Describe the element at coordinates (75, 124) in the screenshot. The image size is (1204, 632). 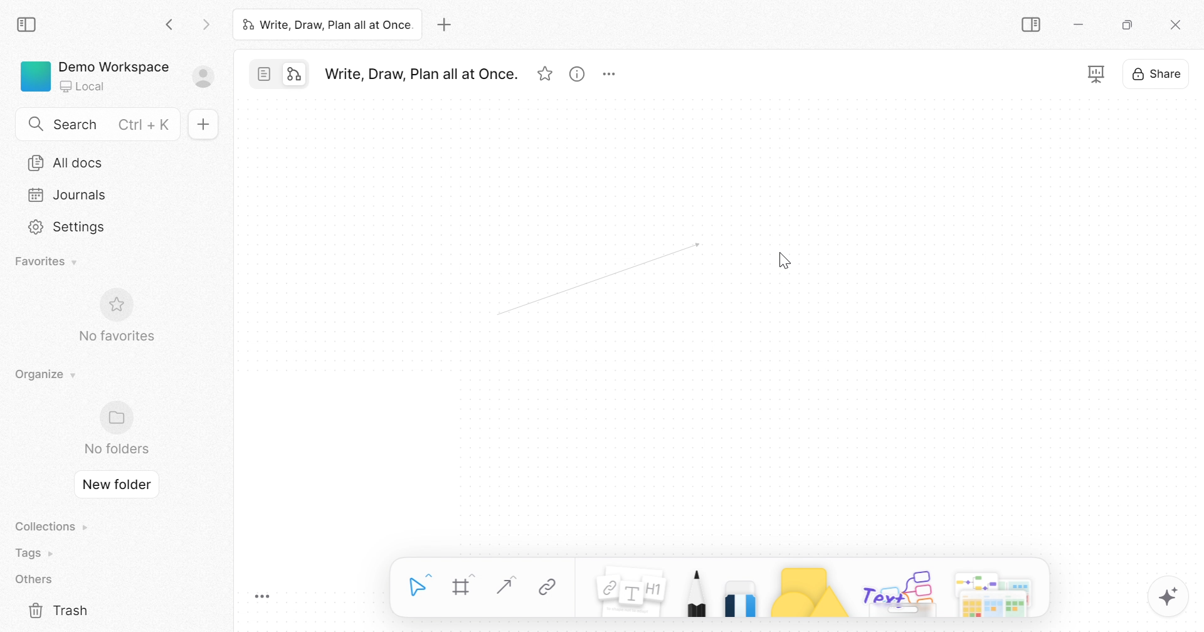
I see `Search` at that location.